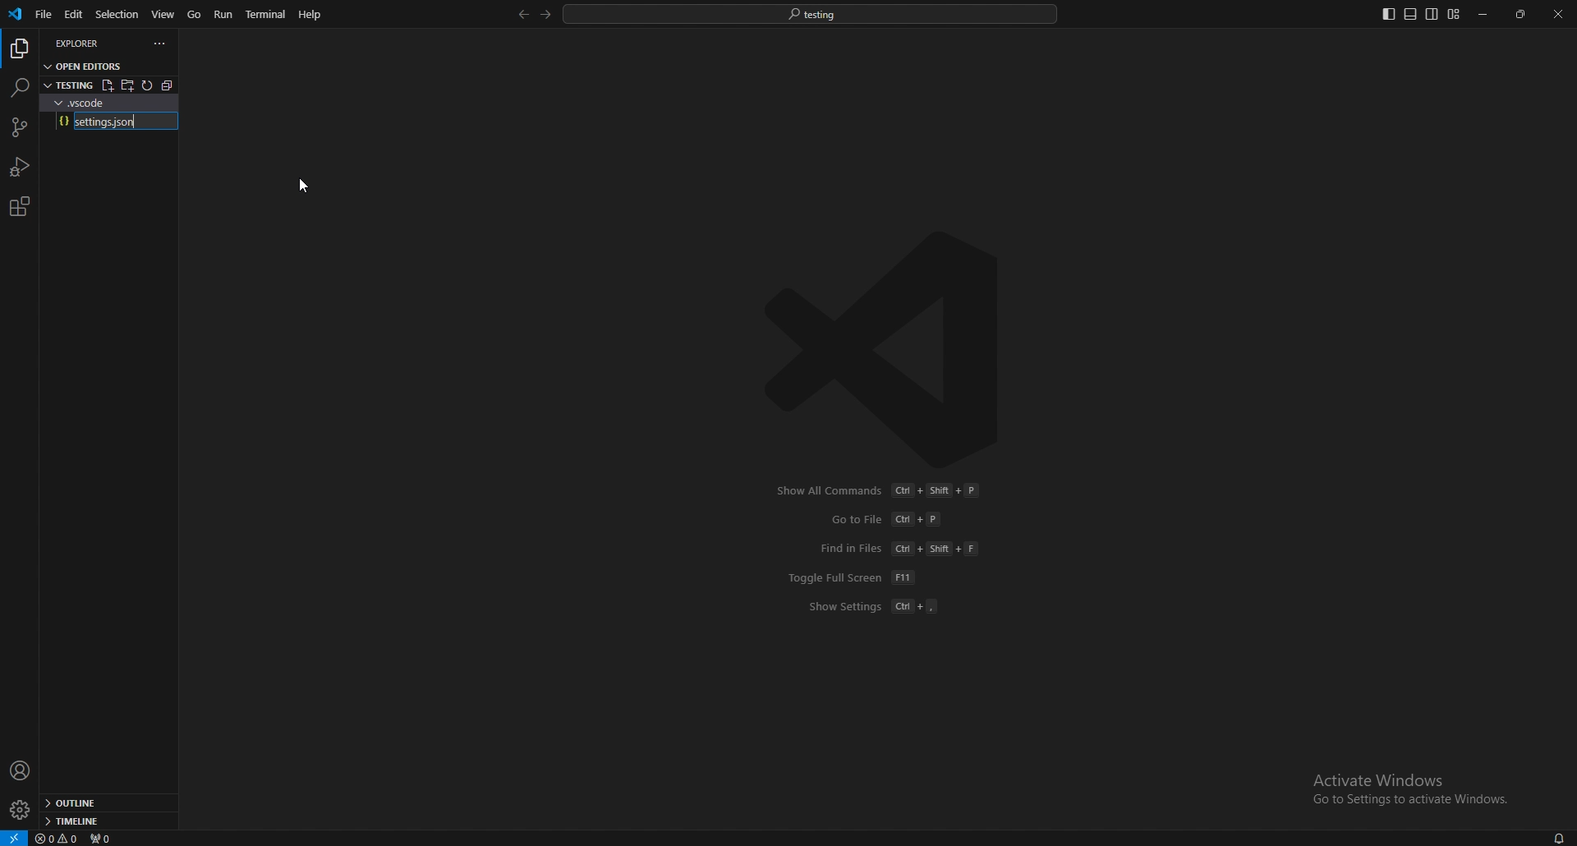 This screenshot has width=1577, height=846. What do you see at coordinates (128, 85) in the screenshot?
I see `new folder` at bounding box center [128, 85].